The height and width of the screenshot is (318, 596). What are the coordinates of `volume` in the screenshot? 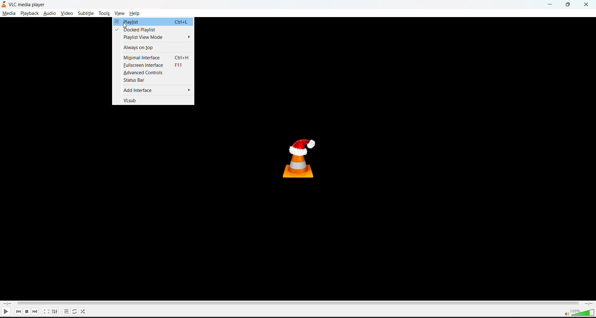 It's located at (579, 312).